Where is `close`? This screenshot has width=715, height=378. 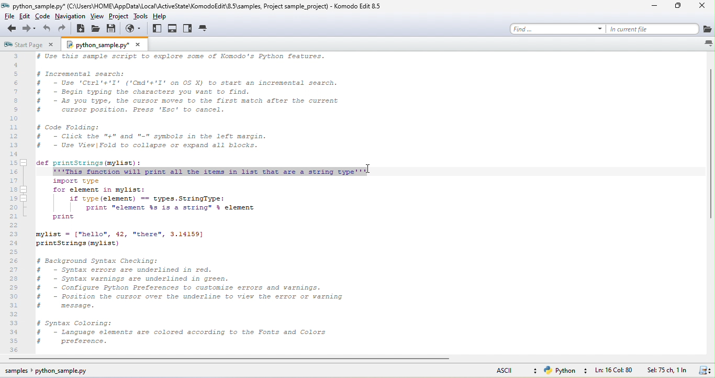 close is located at coordinates (138, 45).